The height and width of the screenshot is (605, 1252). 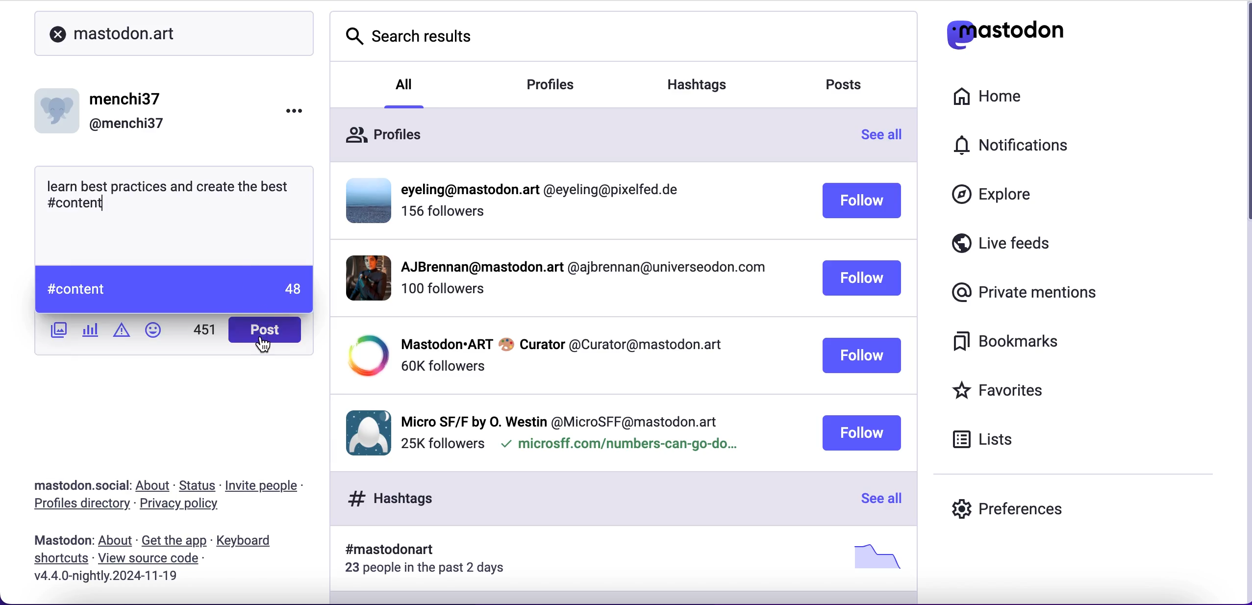 I want to click on profiile, so click(x=546, y=190).